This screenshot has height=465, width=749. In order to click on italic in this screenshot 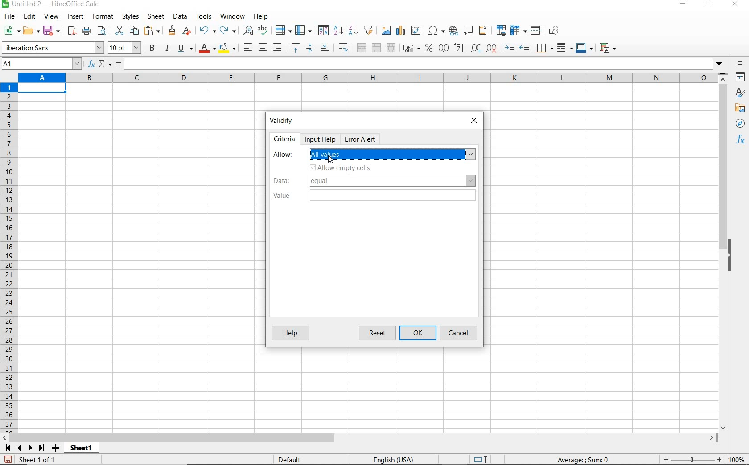, I will do `click(167, 48)`.